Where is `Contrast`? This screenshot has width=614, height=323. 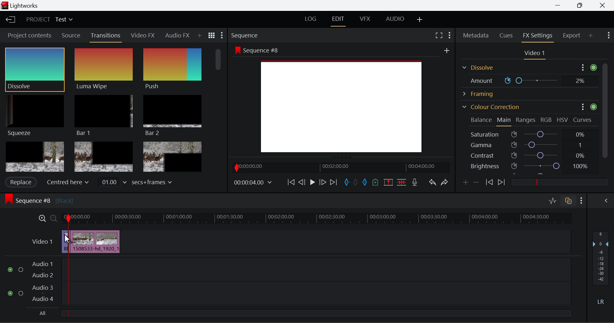 Contrast is located at coordinates (529, 156).